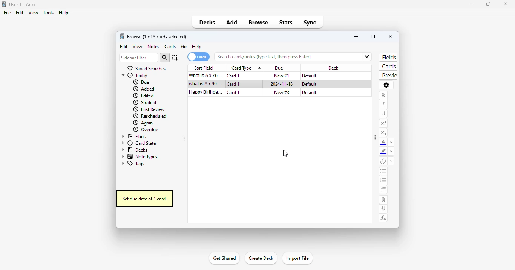 This screenshot has width=515, height=270. What do you see at coordinates (207, 75) in the screenshot?
I see `what is 5x75=?` at bounding box center [207, 75].